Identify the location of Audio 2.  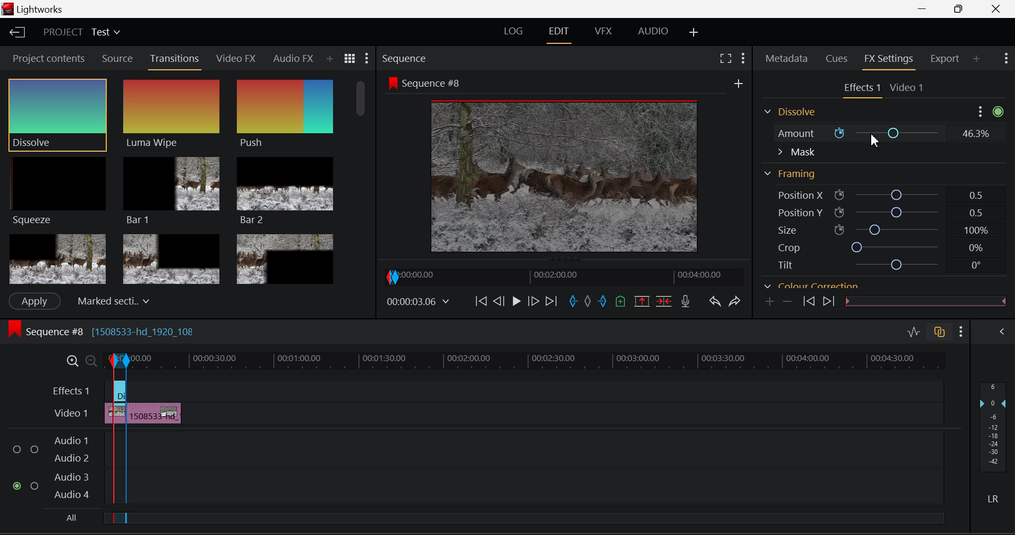
(71, 456).